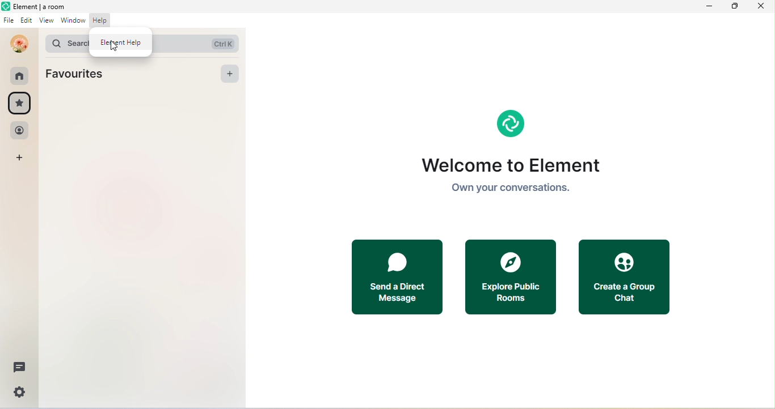 The width and height of the screenshot is (775, 409). Describe the element at coordinates (20, 76) in the screenshot. I see `room` at that location.